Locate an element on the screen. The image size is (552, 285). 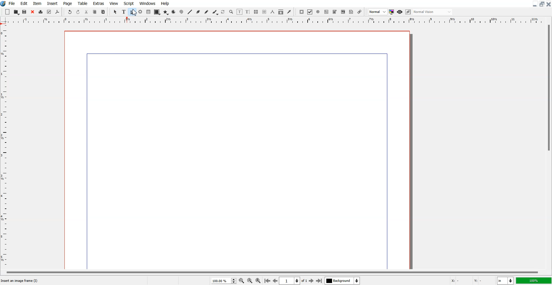
Add is located at coordinates (8, 12).